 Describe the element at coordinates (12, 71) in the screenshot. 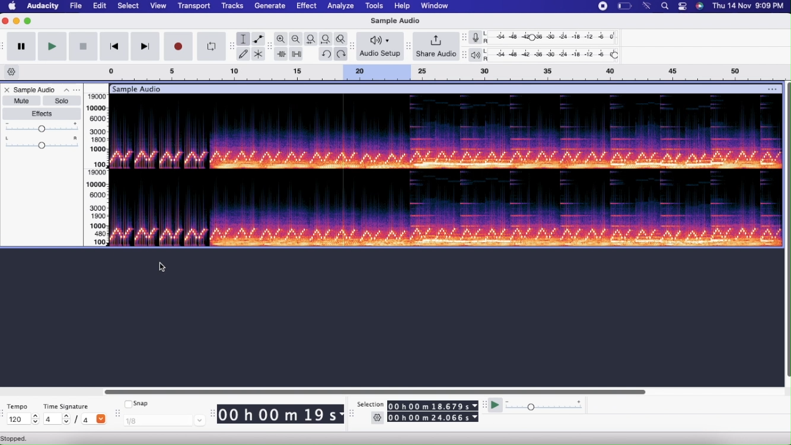

I see `Timeline options` at that location.